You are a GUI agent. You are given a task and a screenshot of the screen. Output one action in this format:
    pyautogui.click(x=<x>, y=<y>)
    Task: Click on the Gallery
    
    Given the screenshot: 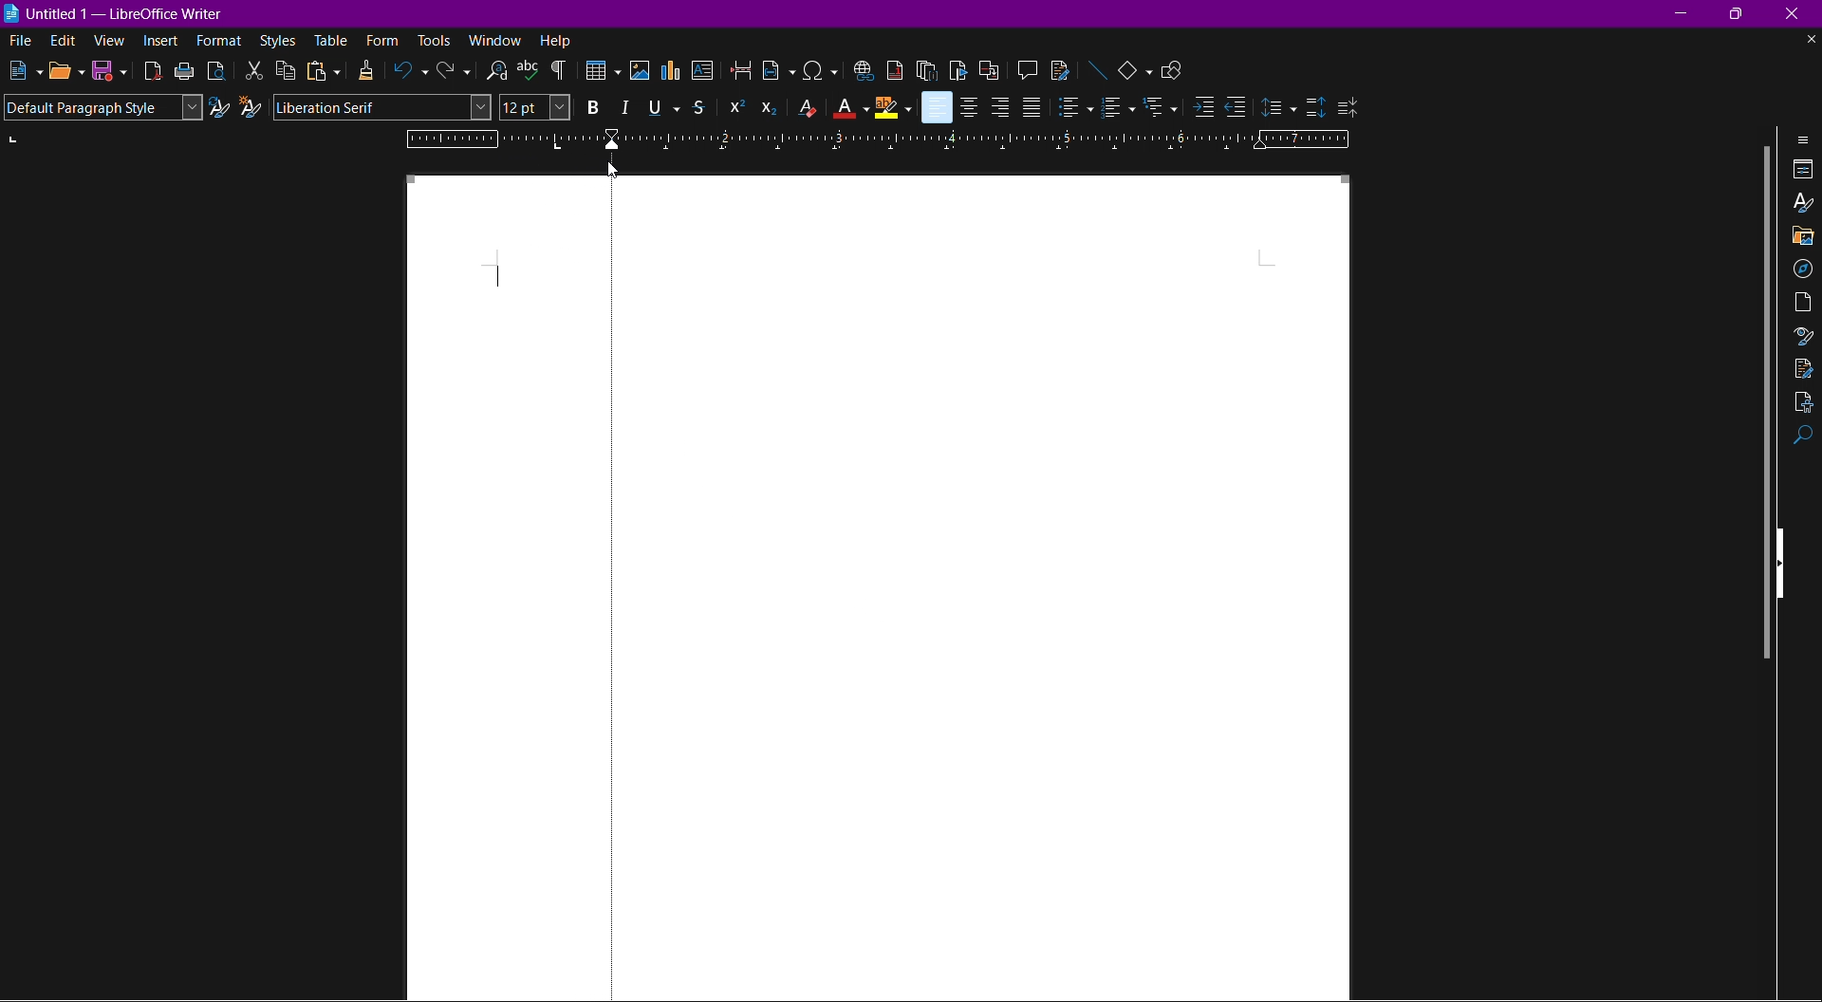 What is the action you would take?
    pyautogui.click(x=1803, y=235)
    